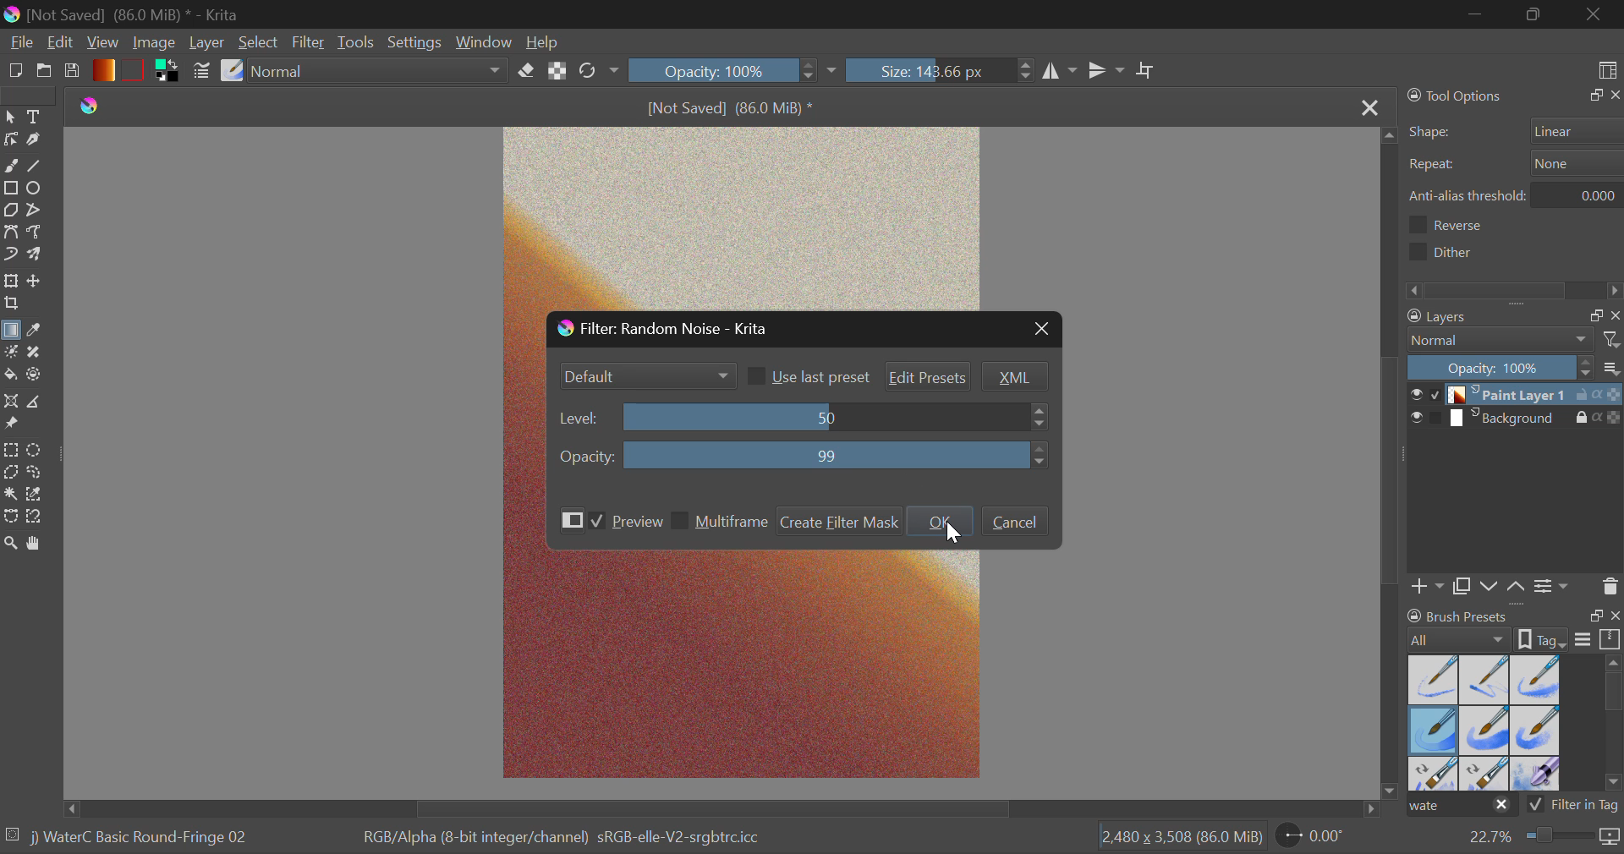 The height and width of the screenshot is (854, 1624). Describe the element at coordinates (37, 118) in the screenshot. I see `Text` at that location.